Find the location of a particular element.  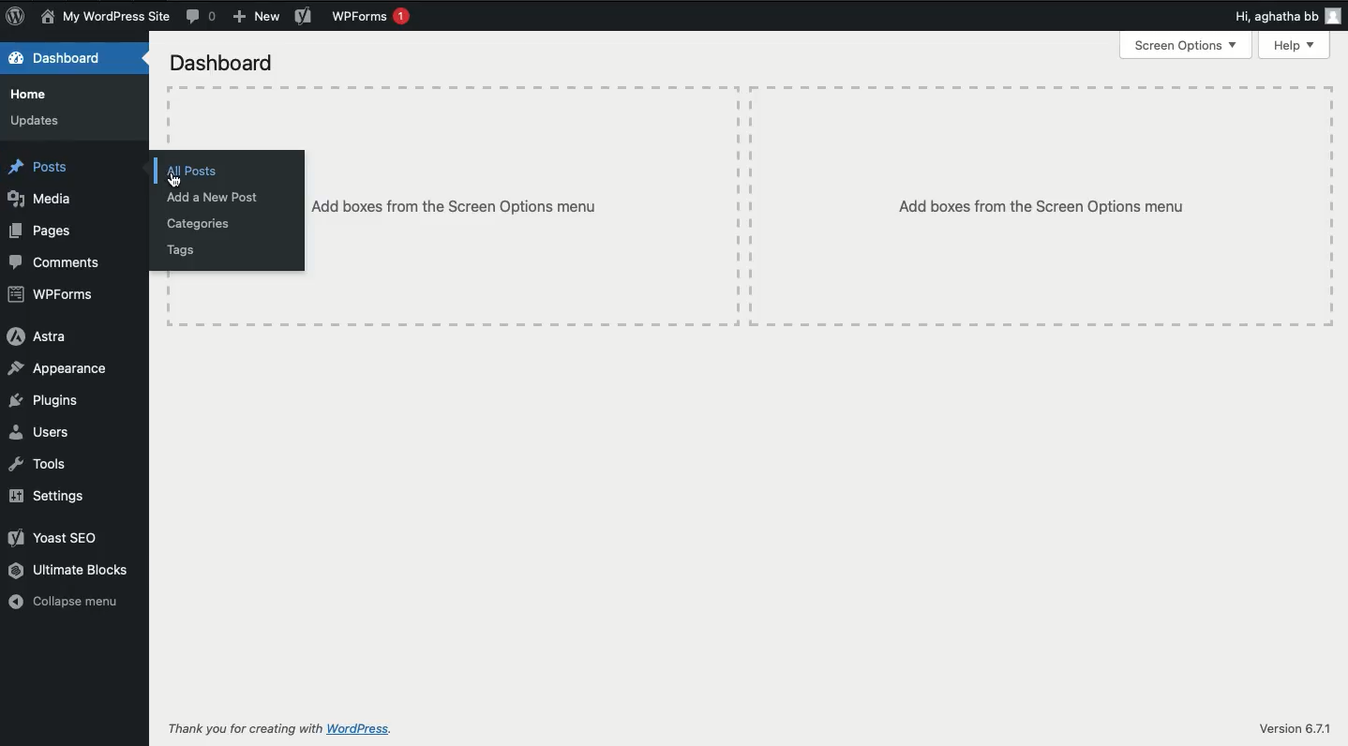

Dashboard  is located at coordinates (228, 66).